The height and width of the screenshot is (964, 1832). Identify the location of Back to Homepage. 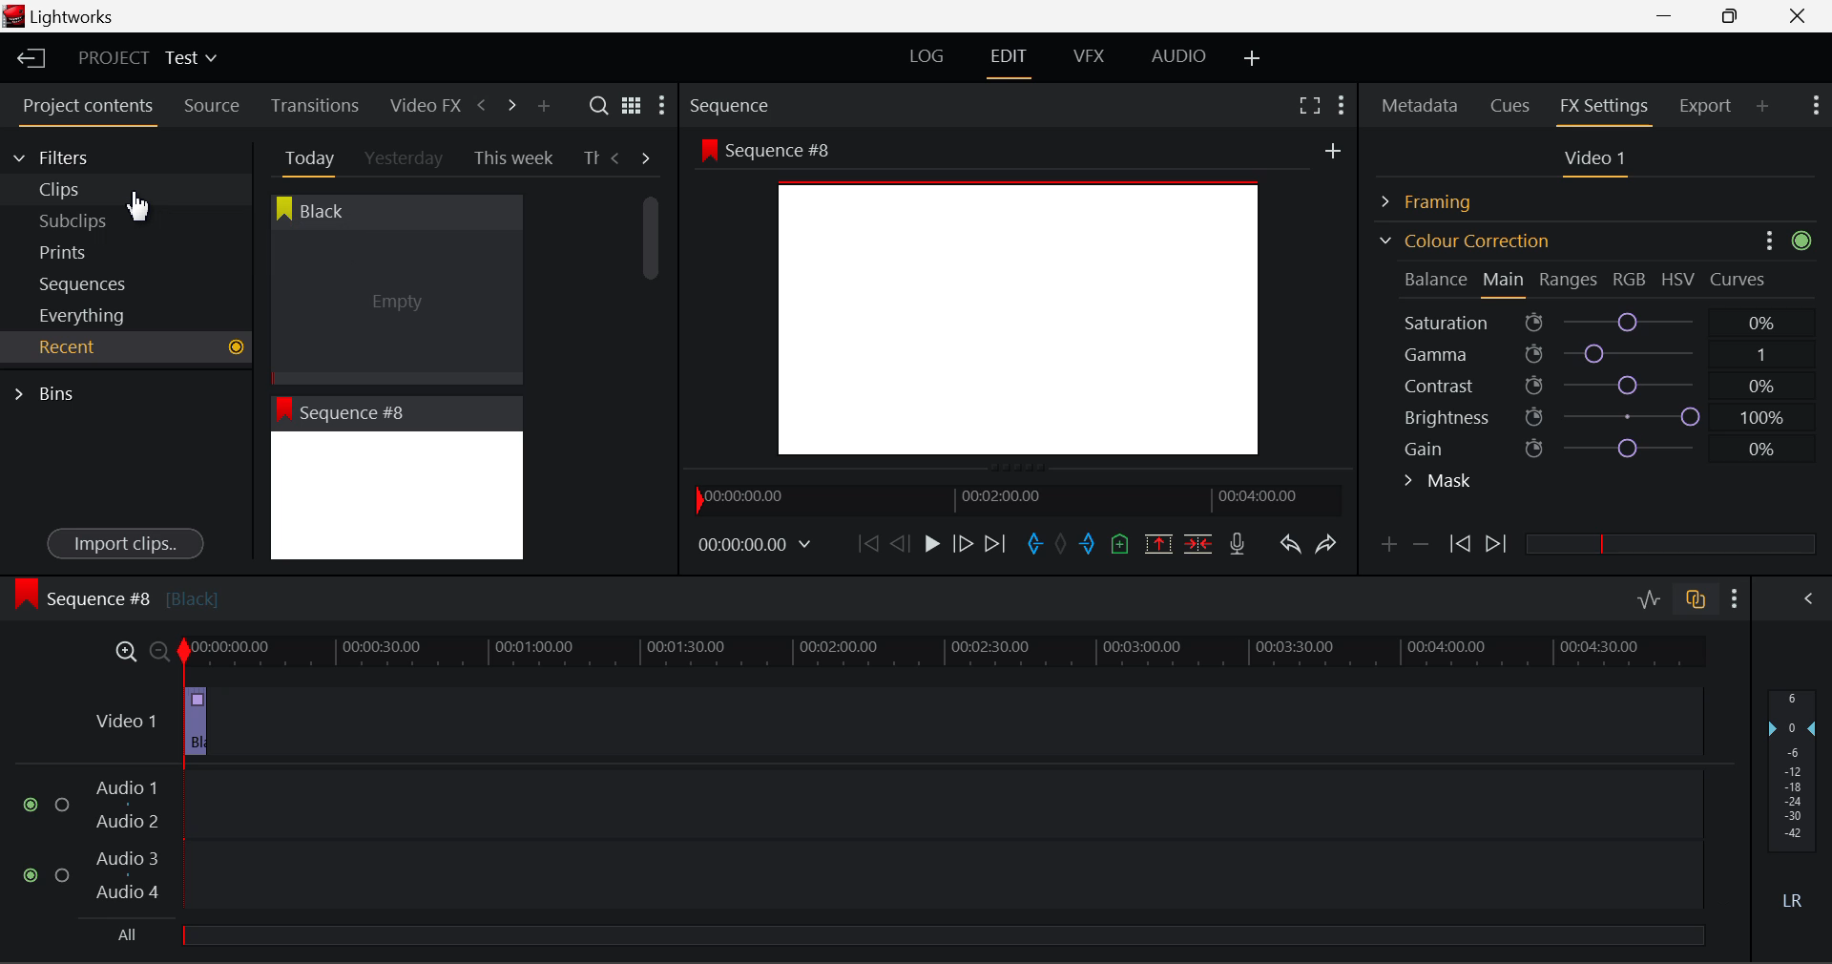
(25, 59).